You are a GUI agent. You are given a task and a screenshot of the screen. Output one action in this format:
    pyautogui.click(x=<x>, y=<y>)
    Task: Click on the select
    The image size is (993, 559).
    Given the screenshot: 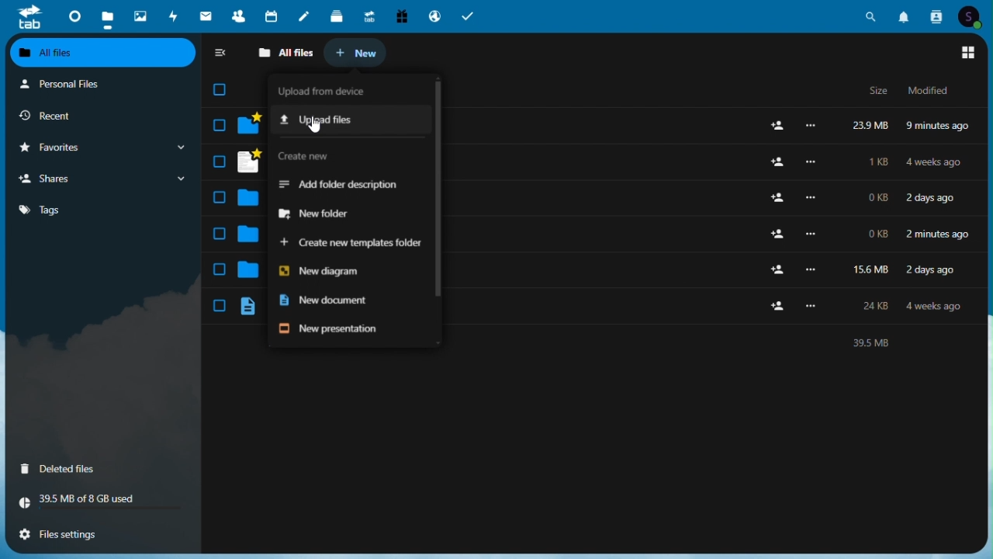 What is the action you would take?
    pyautogui.click(x=218, y=306)
    